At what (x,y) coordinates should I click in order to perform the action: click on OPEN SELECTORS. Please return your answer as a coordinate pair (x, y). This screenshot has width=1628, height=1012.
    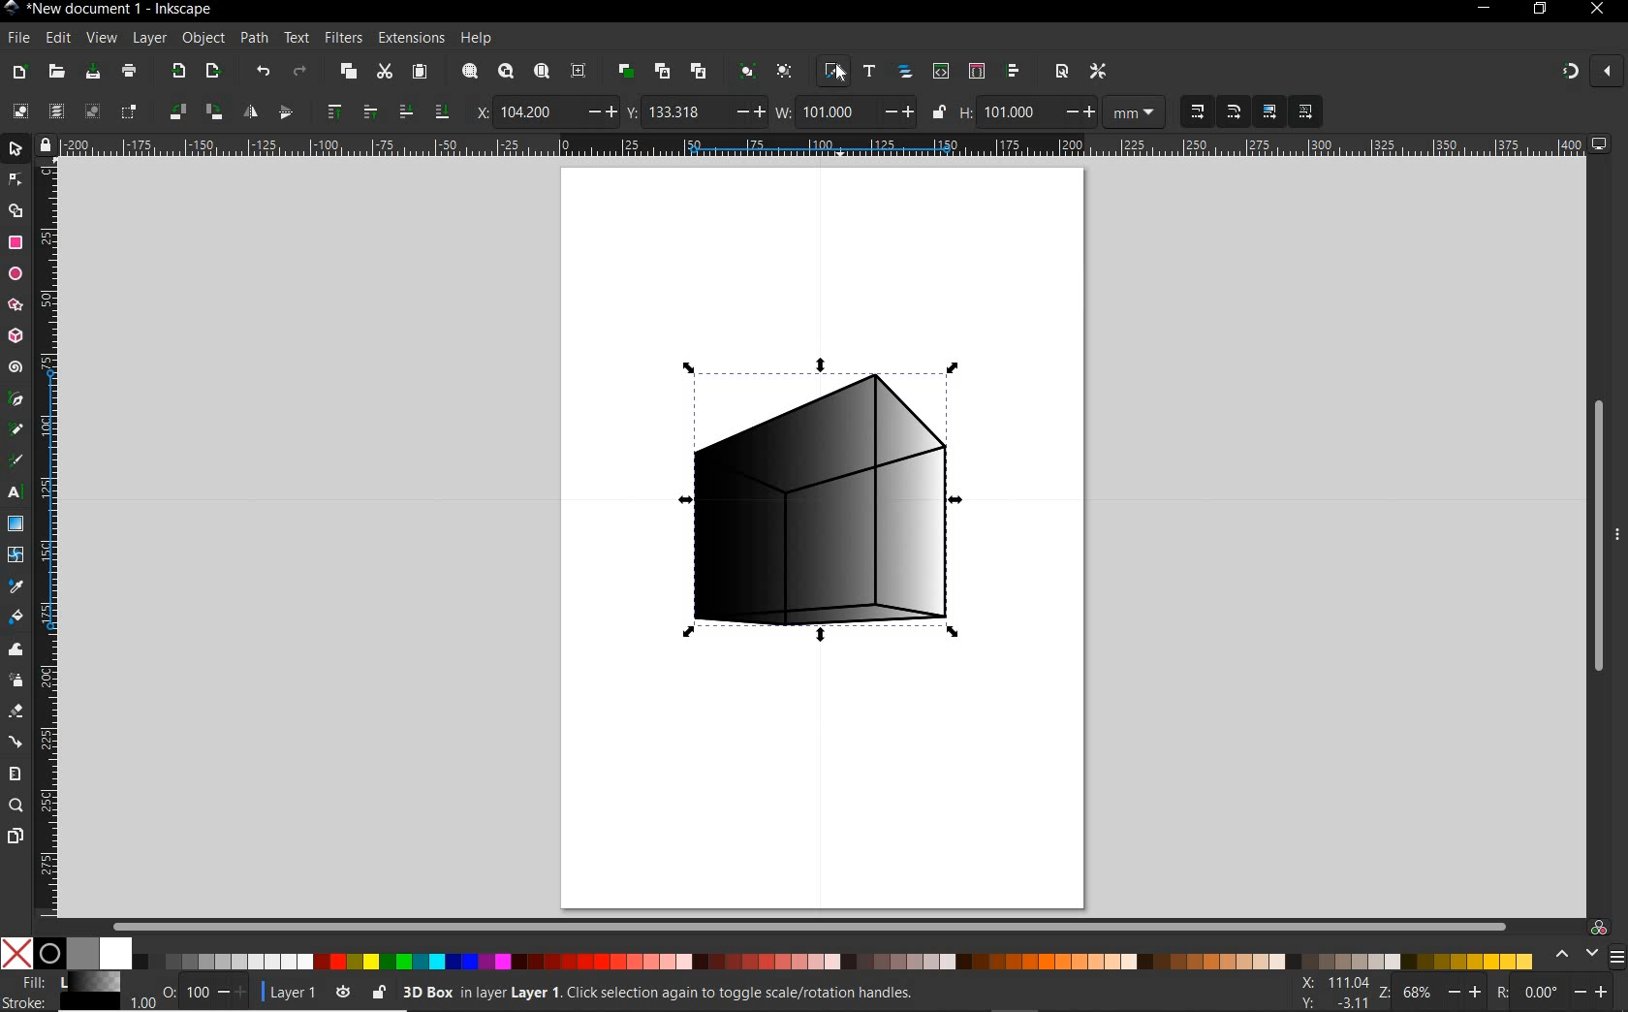
    Looking at the image, I should click on (976, 70).